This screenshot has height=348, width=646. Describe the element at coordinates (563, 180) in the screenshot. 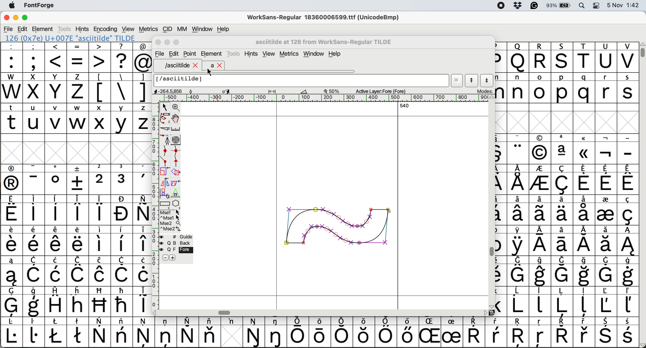

I see `symbol` at that location.